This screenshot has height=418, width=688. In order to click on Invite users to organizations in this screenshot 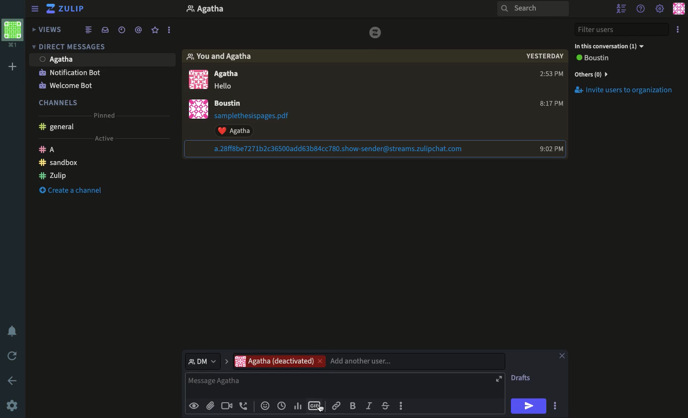, I will do `click(627, 92)`.